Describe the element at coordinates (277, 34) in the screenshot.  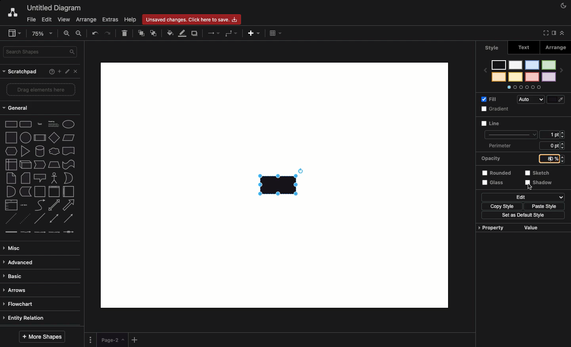
I see `Table` at that location.